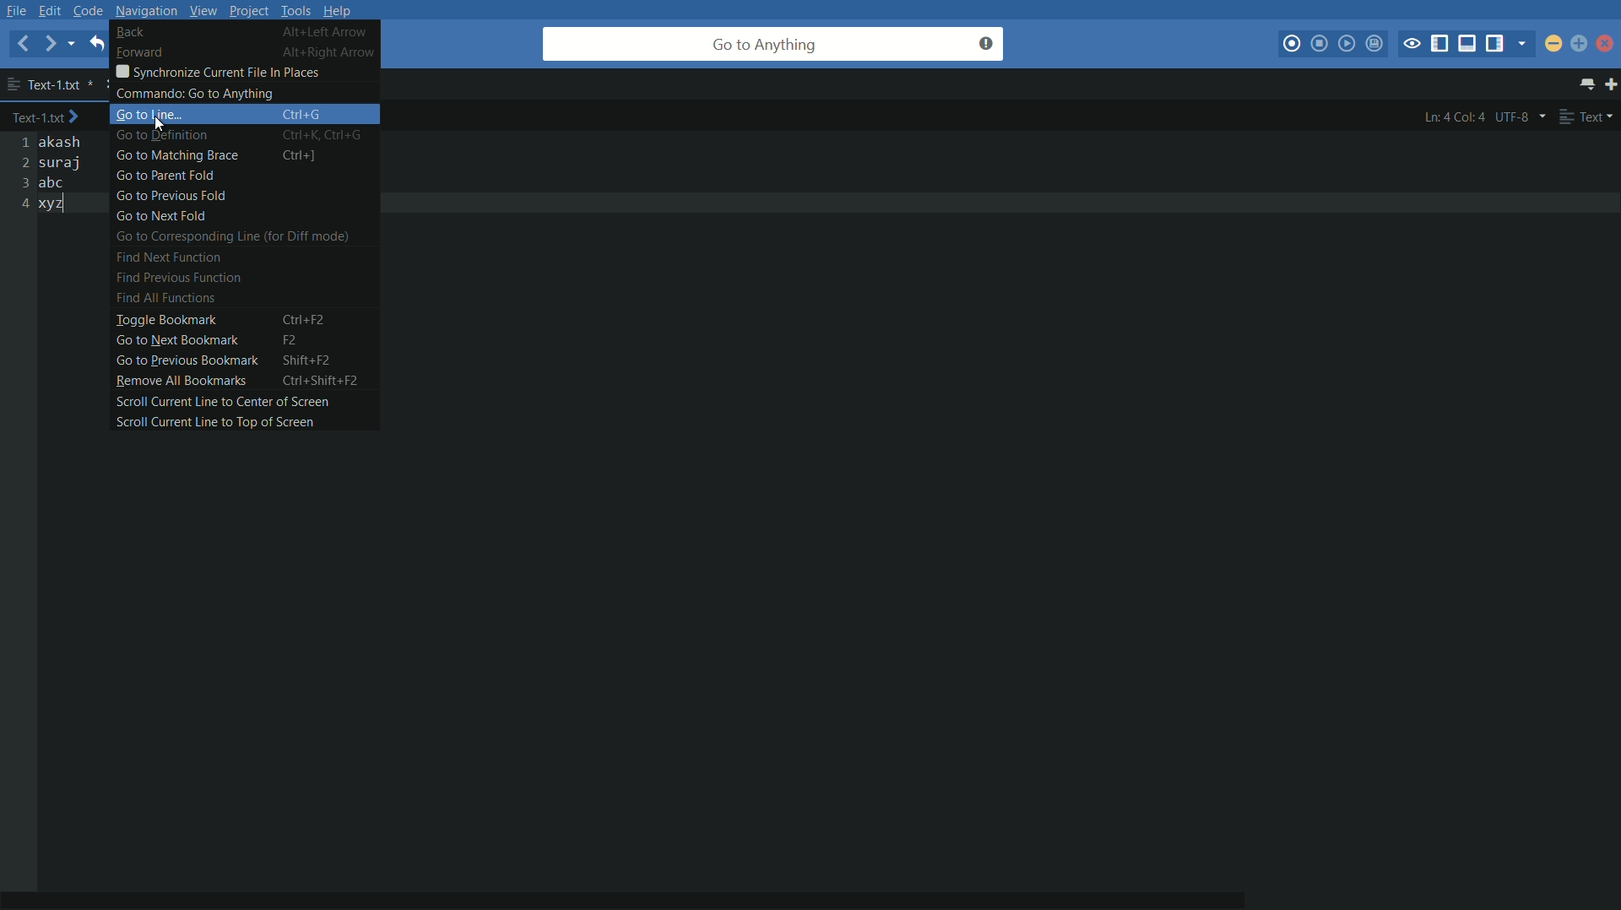  I want to click on show specific sidebar/tab, so click(1526, 44).